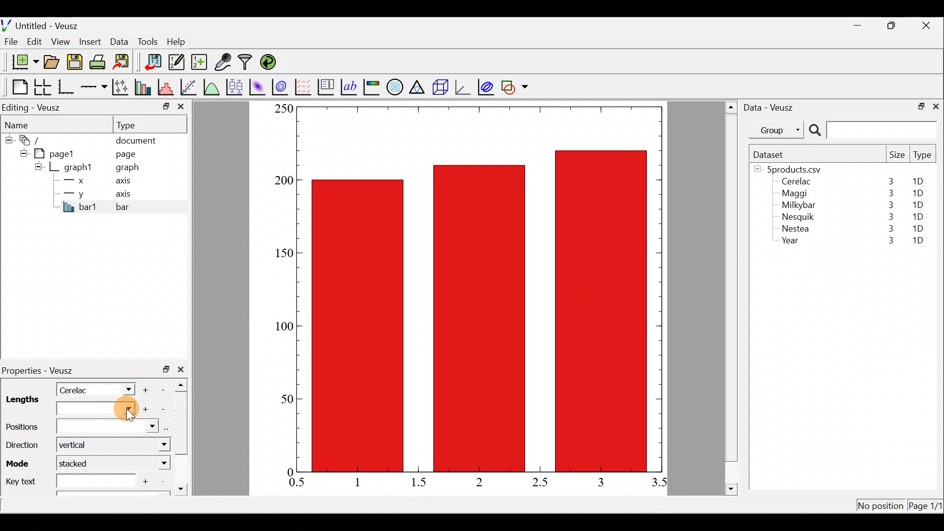  Describe the element at coordinates (888, 193) in the screenshot. I see `3` at that location.